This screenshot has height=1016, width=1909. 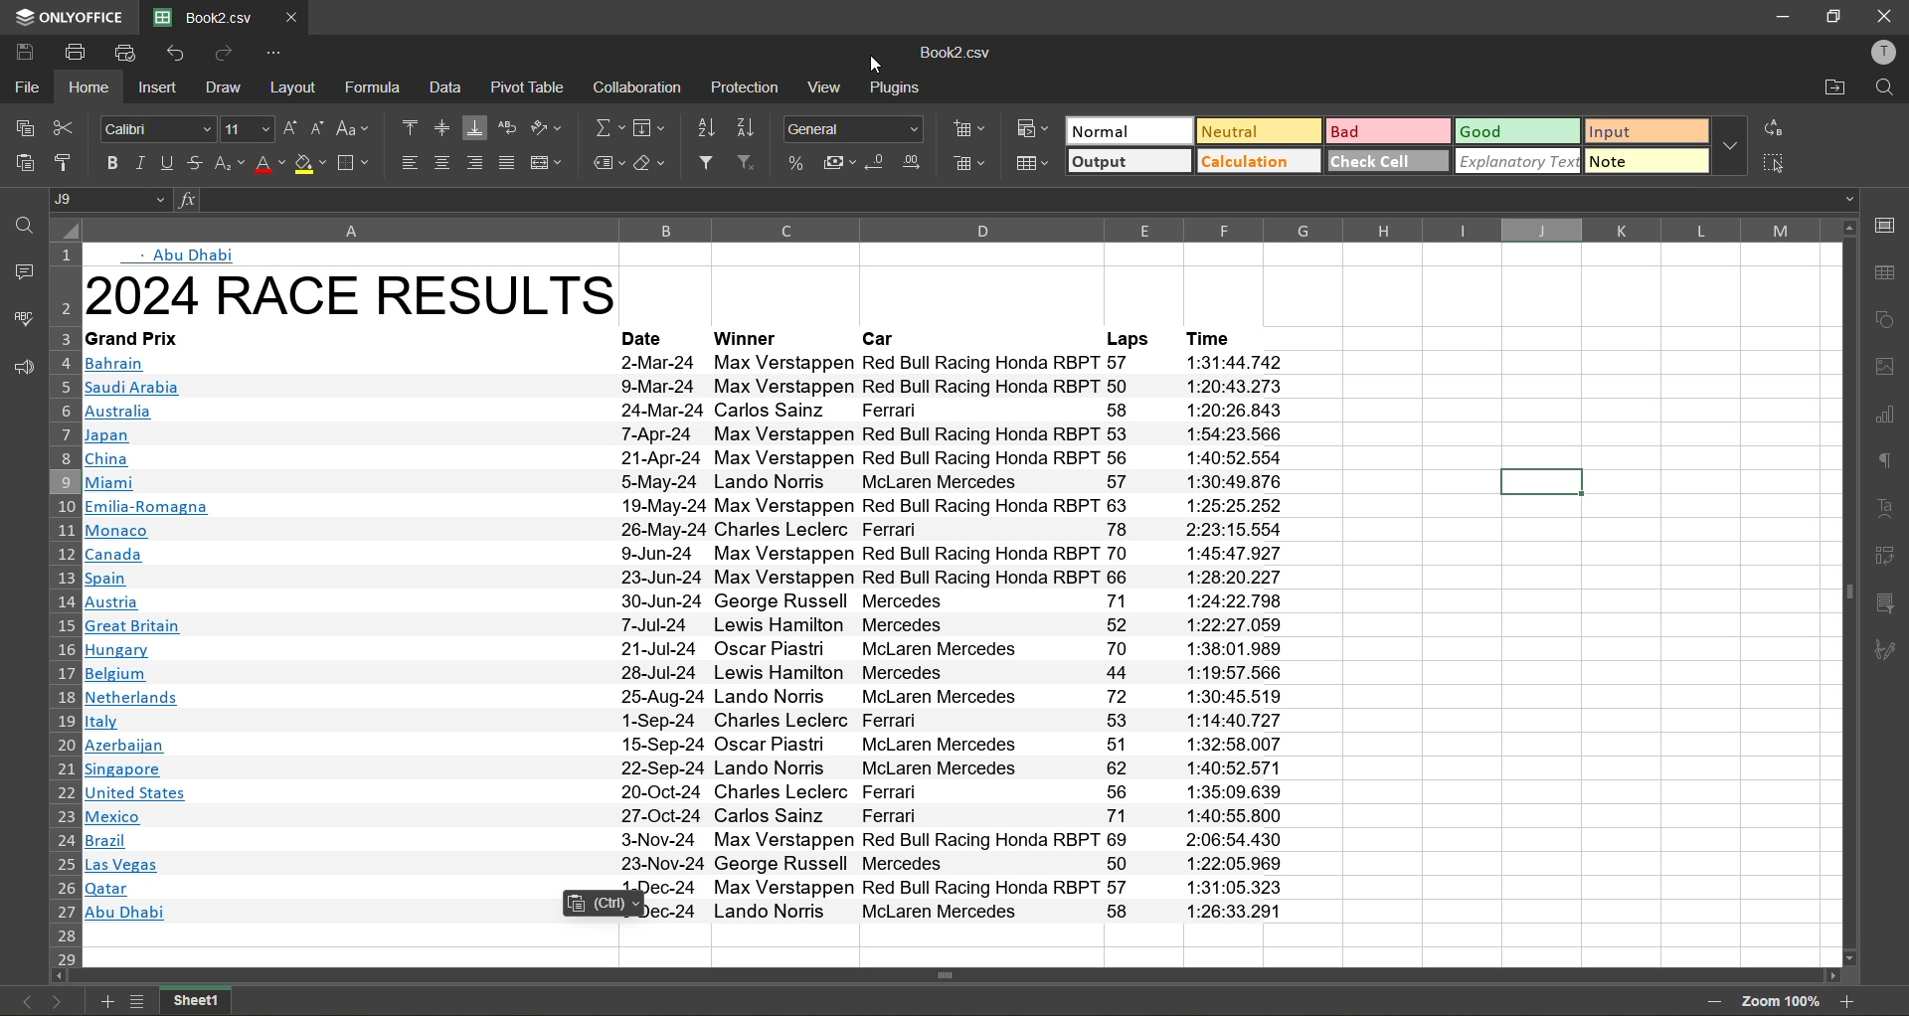 What do you see at coordinates (945, 229) in the screenshot?
I see `column name` at bounding box center [945, 229].